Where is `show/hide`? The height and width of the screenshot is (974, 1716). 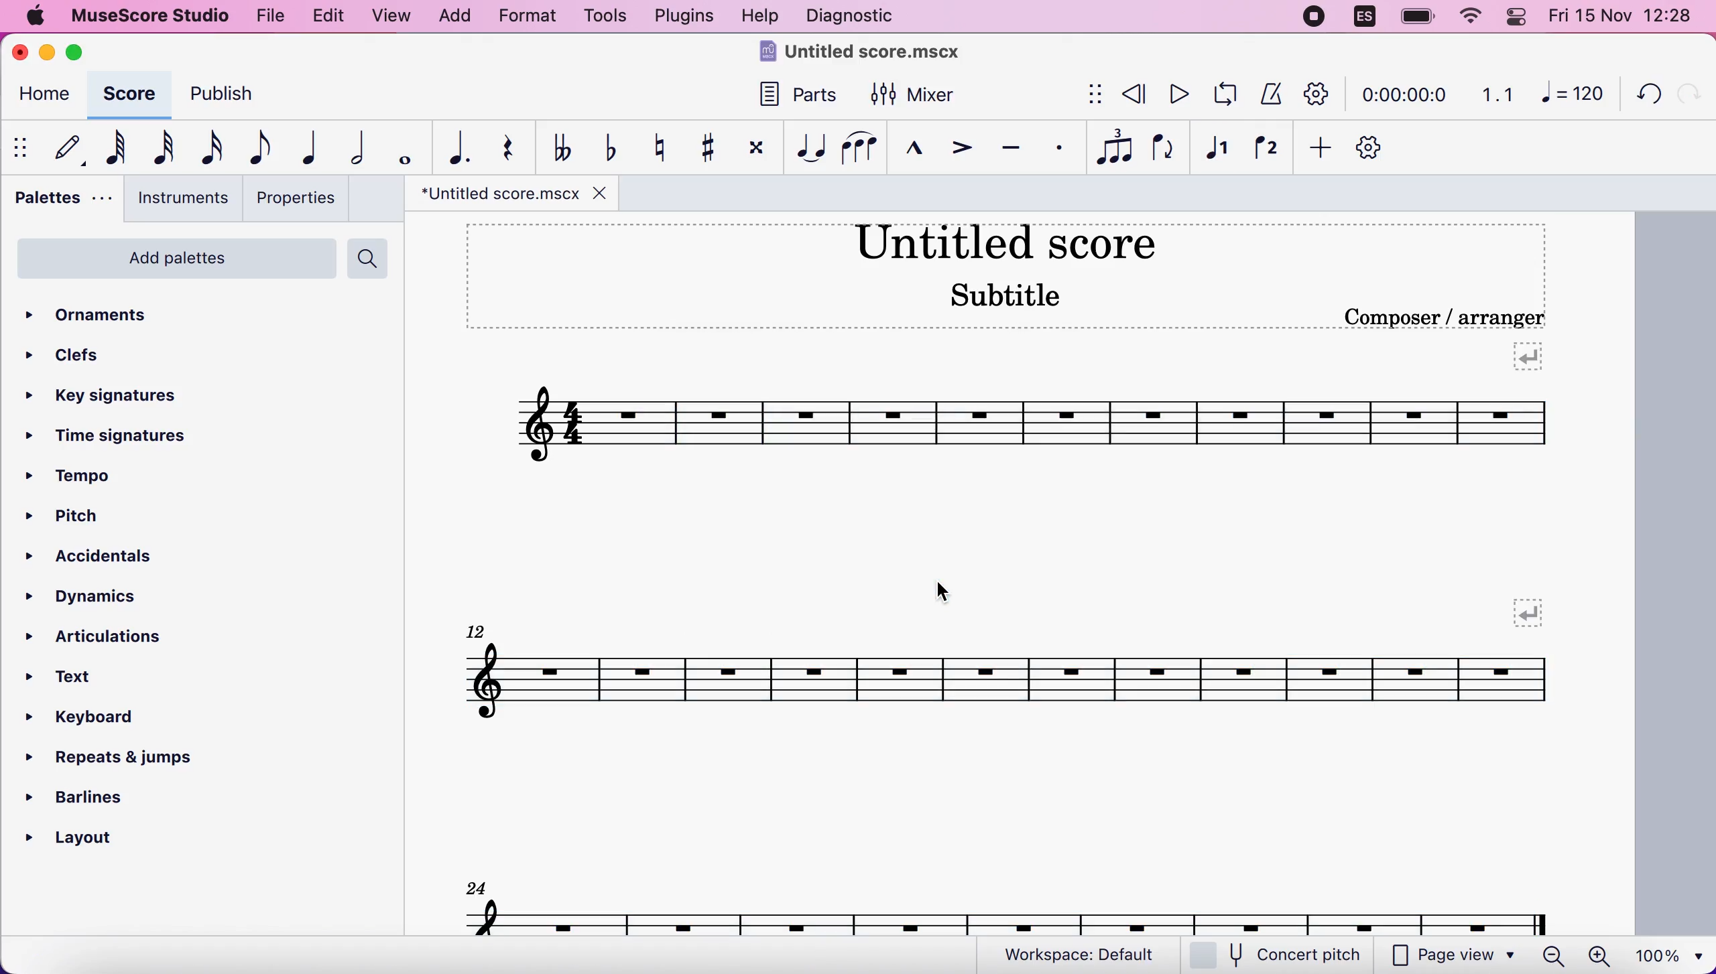
show/hide is located at coordinates (23, 147).